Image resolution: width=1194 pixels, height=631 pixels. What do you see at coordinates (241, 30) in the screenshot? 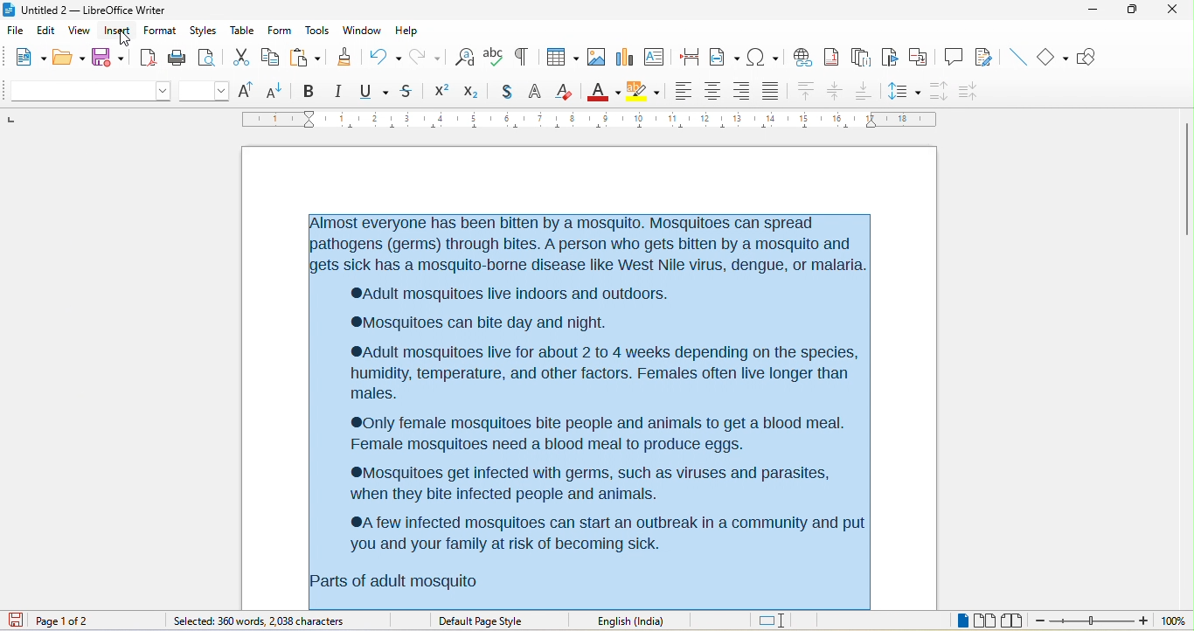
I see `table` at bounding box center [241, 30].